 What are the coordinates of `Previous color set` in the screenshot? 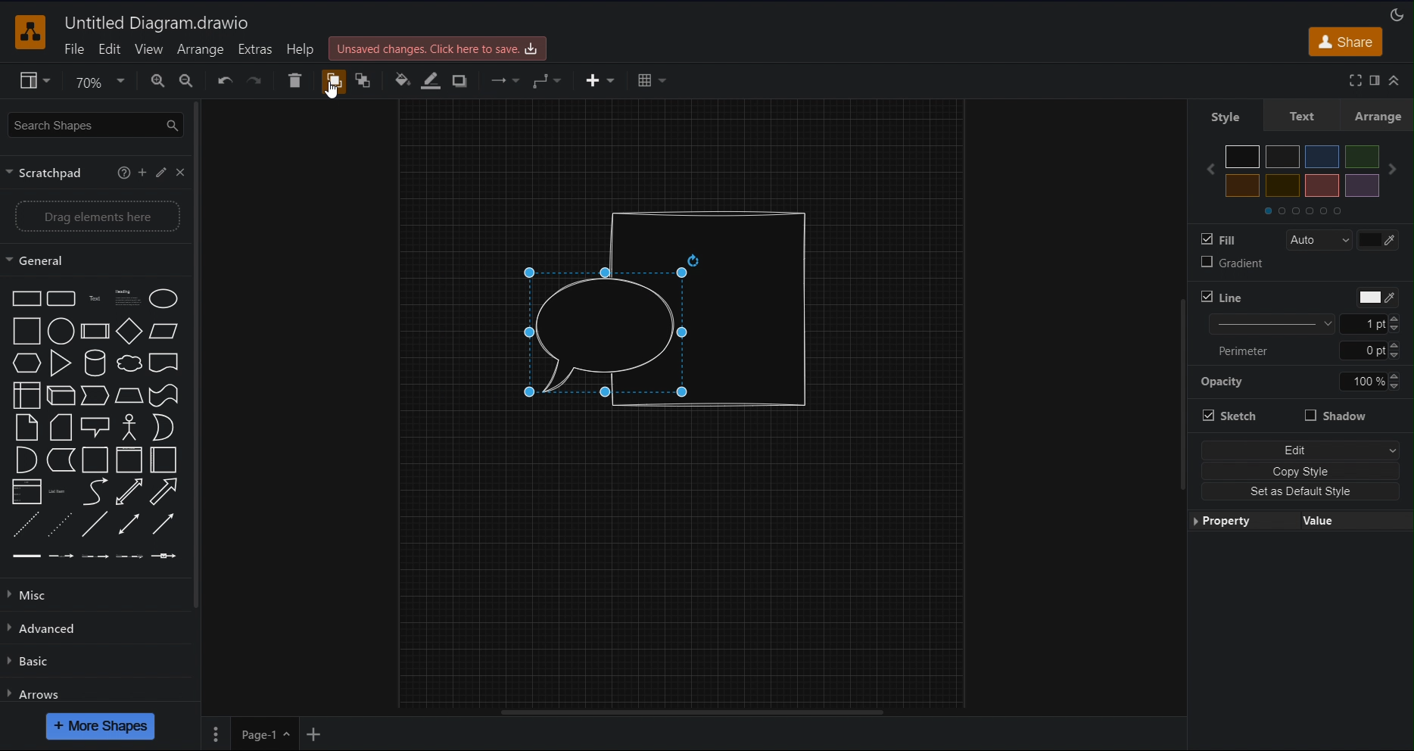 It's located at (1210, 169).